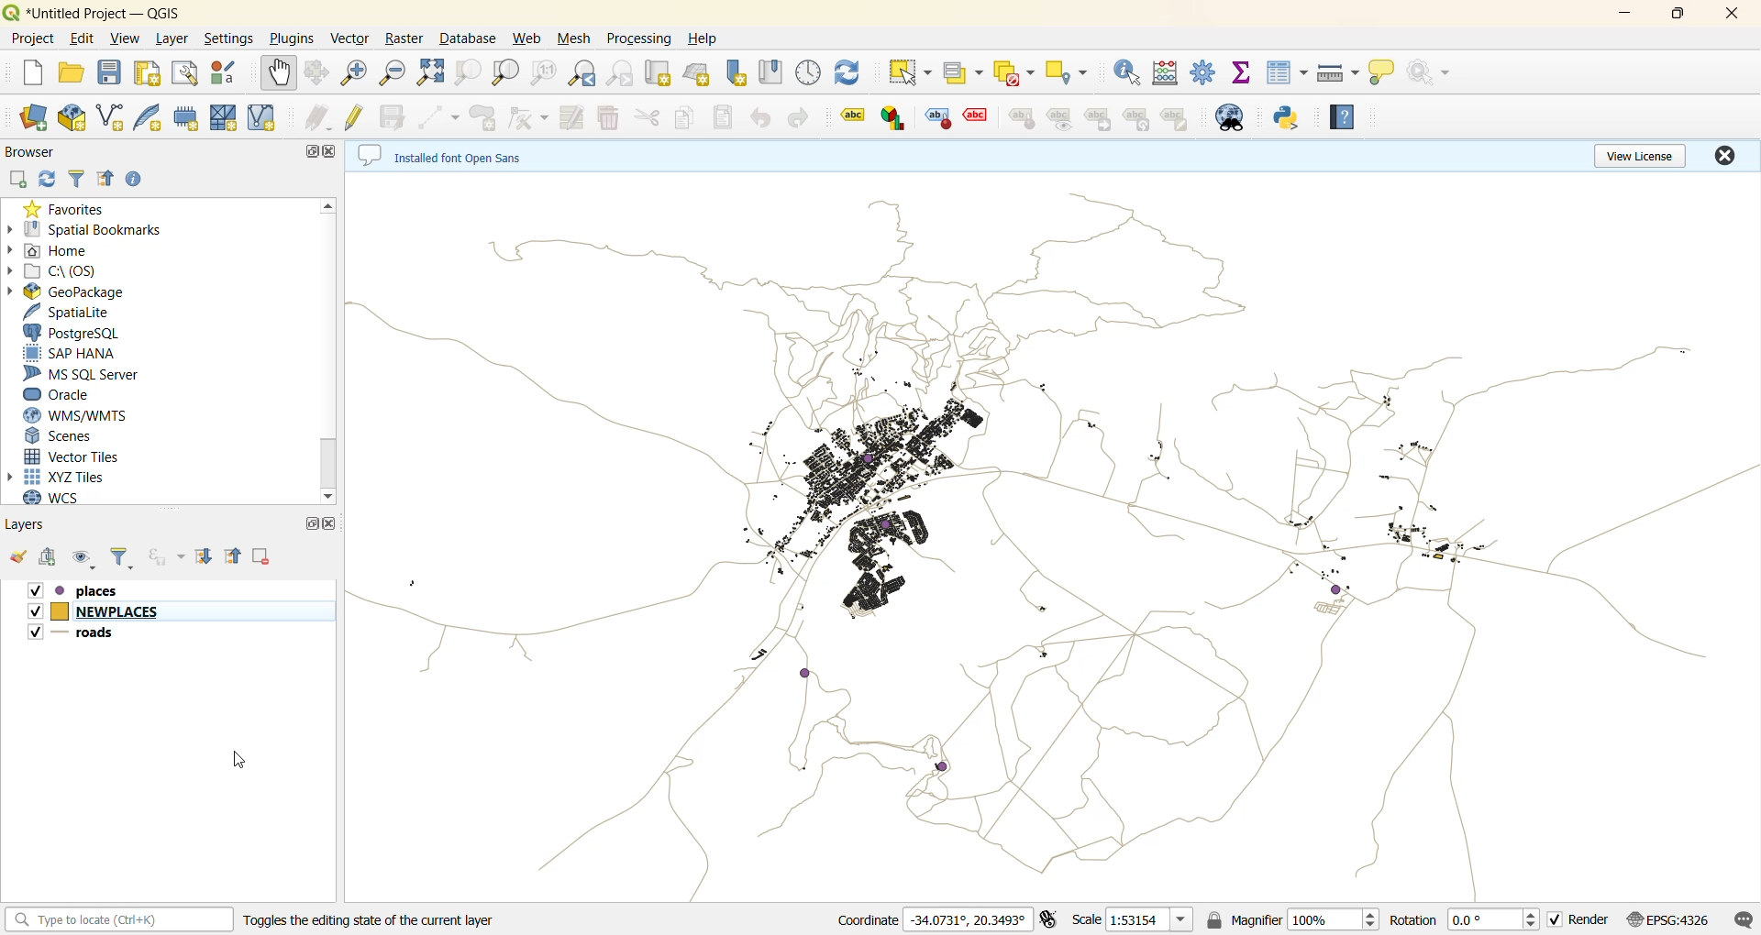 The width and height of the screenshot is (1761, 935). What do you see at coordinates (1286, 72) in the screenshot?
I see `attributes table` at bounding box center [1286, 72].